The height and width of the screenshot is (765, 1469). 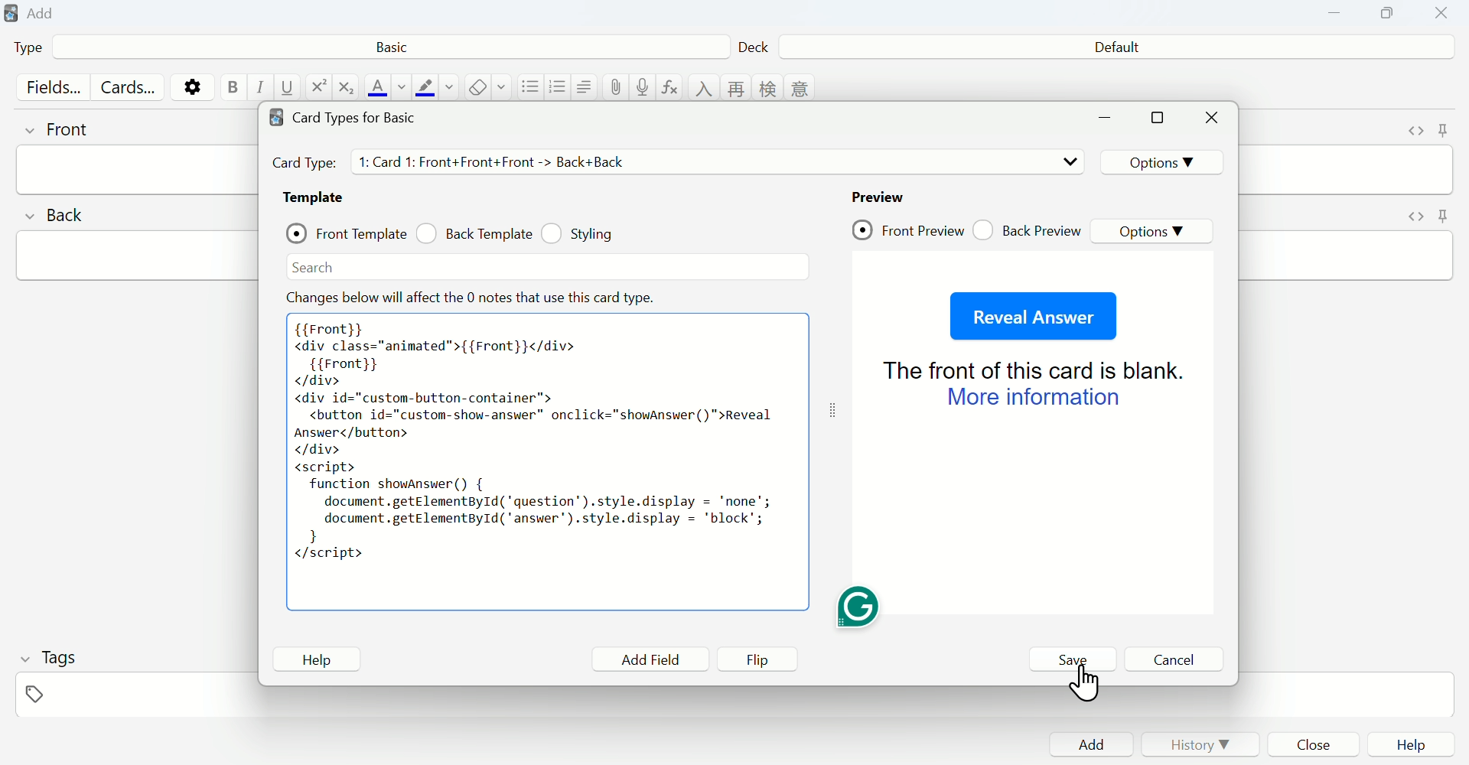 I want to click on ordered list, so click(x=558, y=87).